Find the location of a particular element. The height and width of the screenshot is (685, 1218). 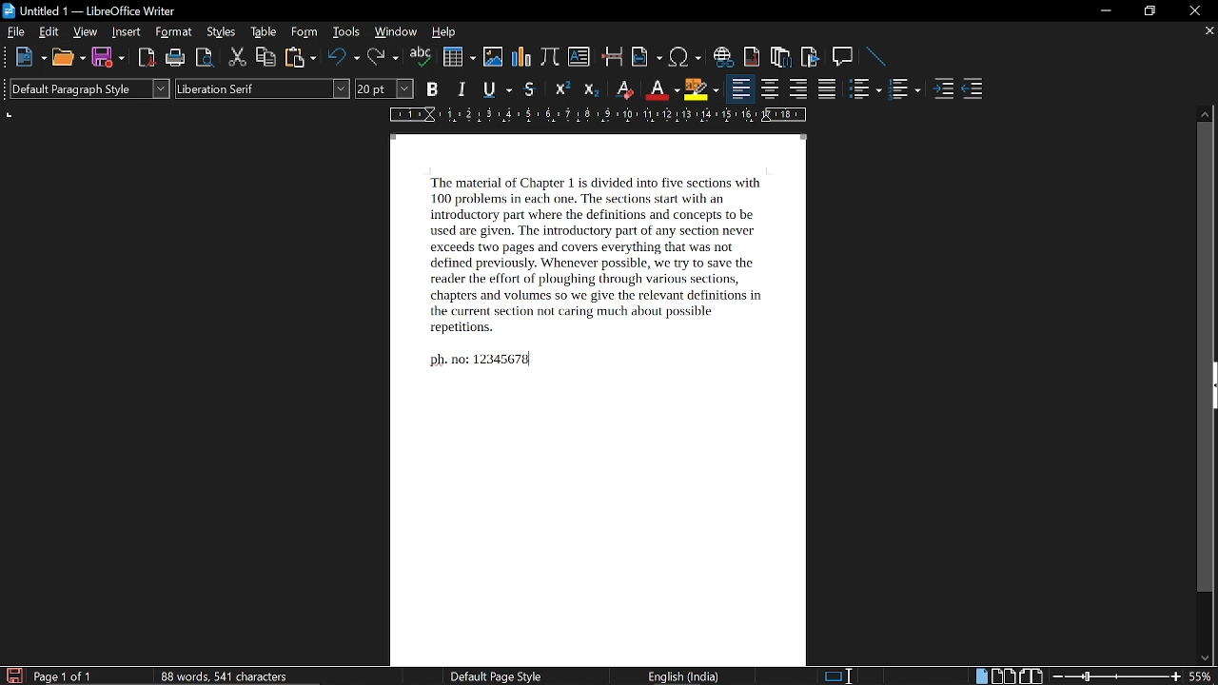

minimize is located at coordinates (1106, 11).